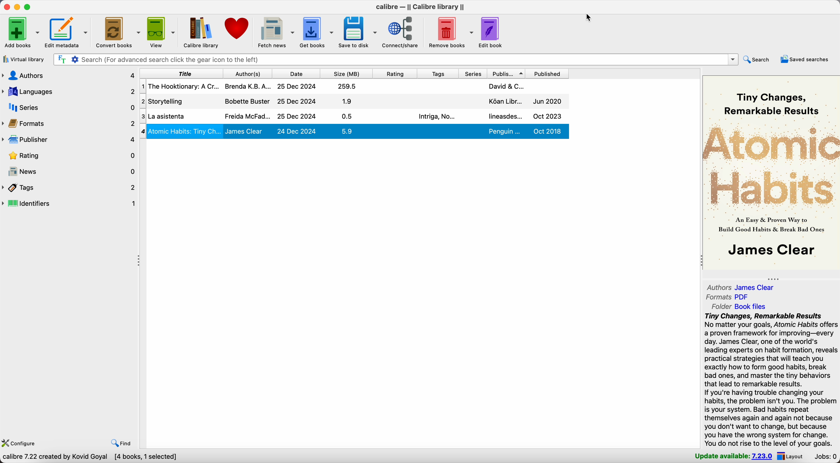  I want to click on 259.5, so click(346, 87).